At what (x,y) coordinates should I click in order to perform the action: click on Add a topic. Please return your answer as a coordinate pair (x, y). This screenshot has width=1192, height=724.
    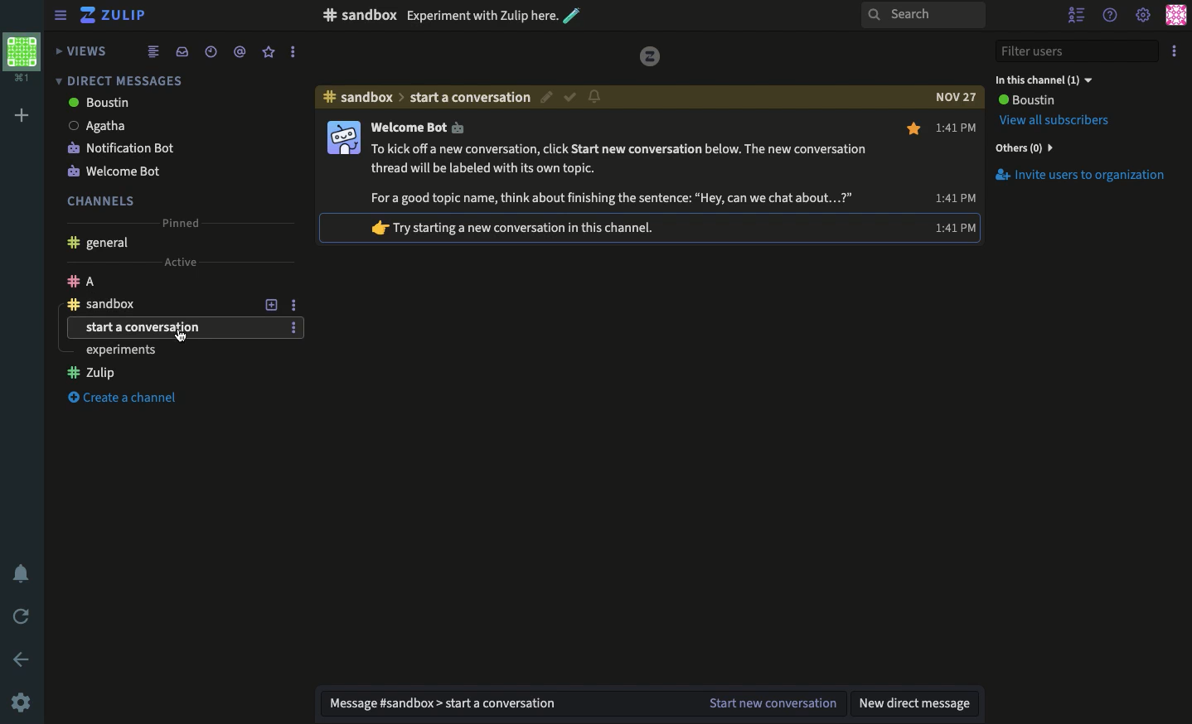
    Looking at the image, I should click on (274, 304).